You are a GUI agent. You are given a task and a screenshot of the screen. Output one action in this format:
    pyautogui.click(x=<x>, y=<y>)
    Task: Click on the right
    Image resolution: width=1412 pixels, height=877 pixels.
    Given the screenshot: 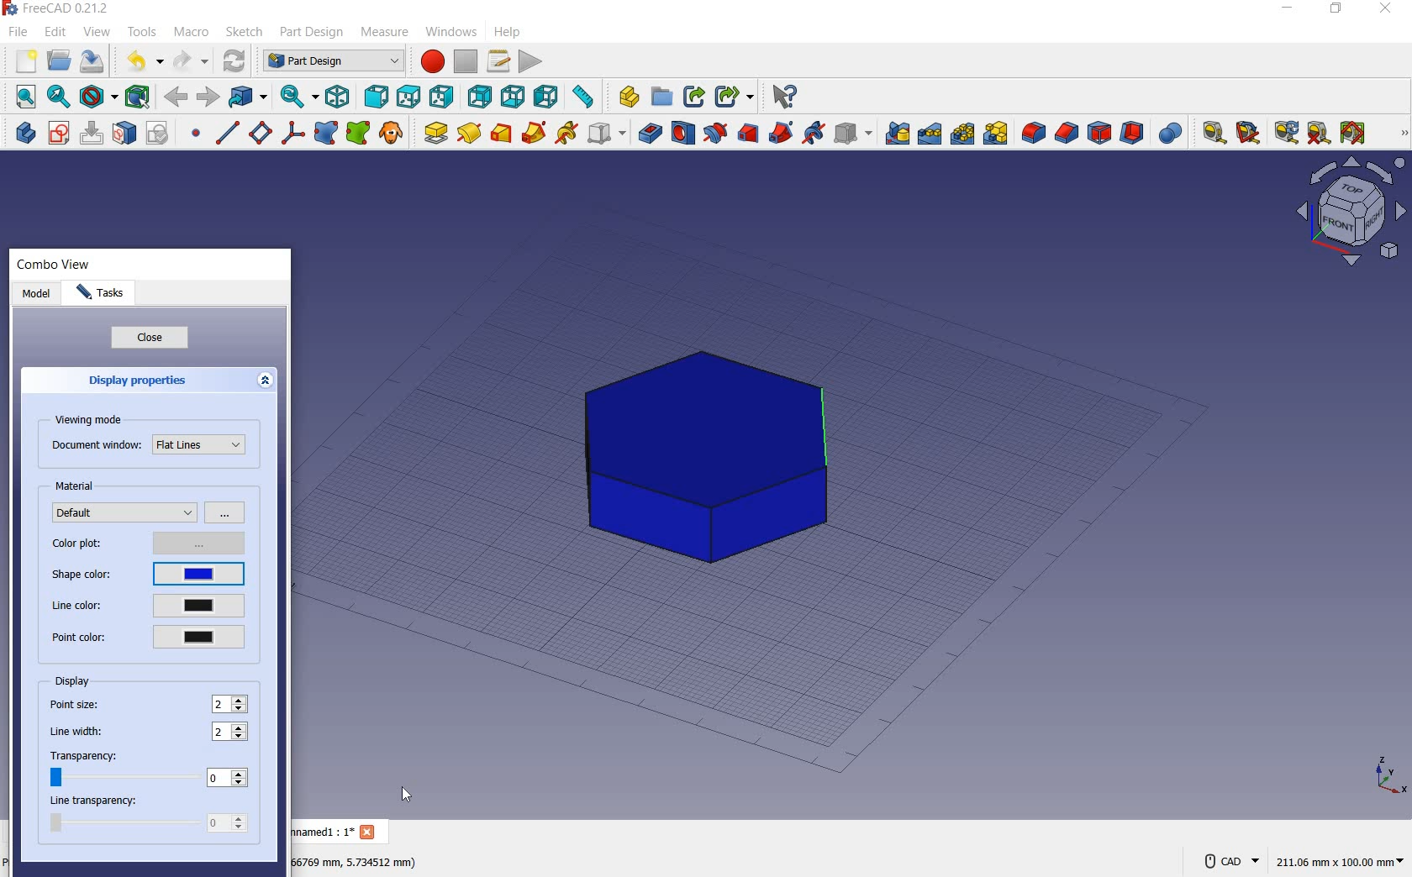 What is the action you would take?
    pyautogui.click(x=443, y=97)
    